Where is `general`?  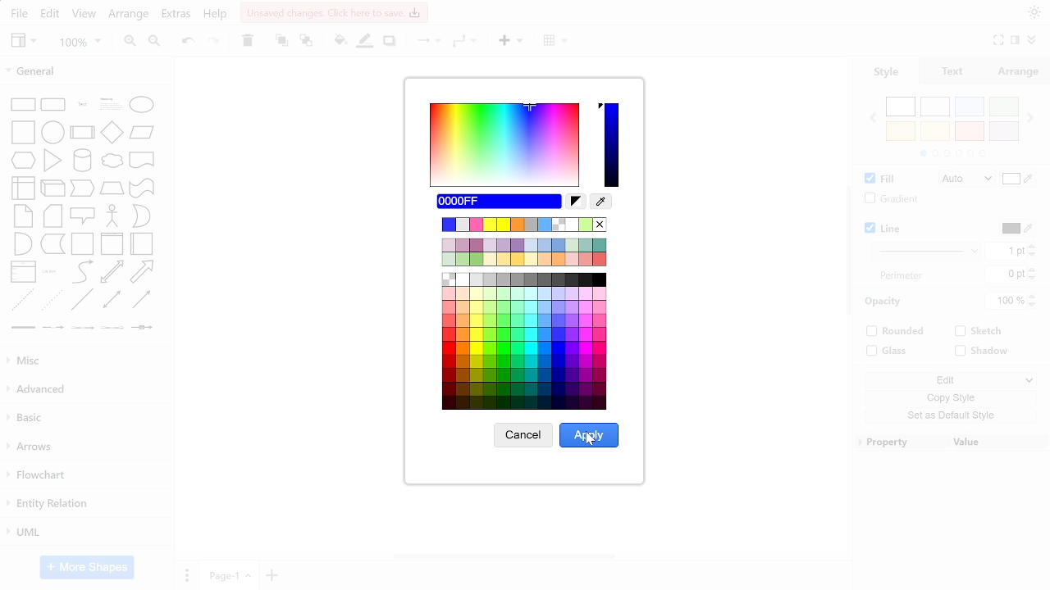 general is located at coordinates (85, 70).